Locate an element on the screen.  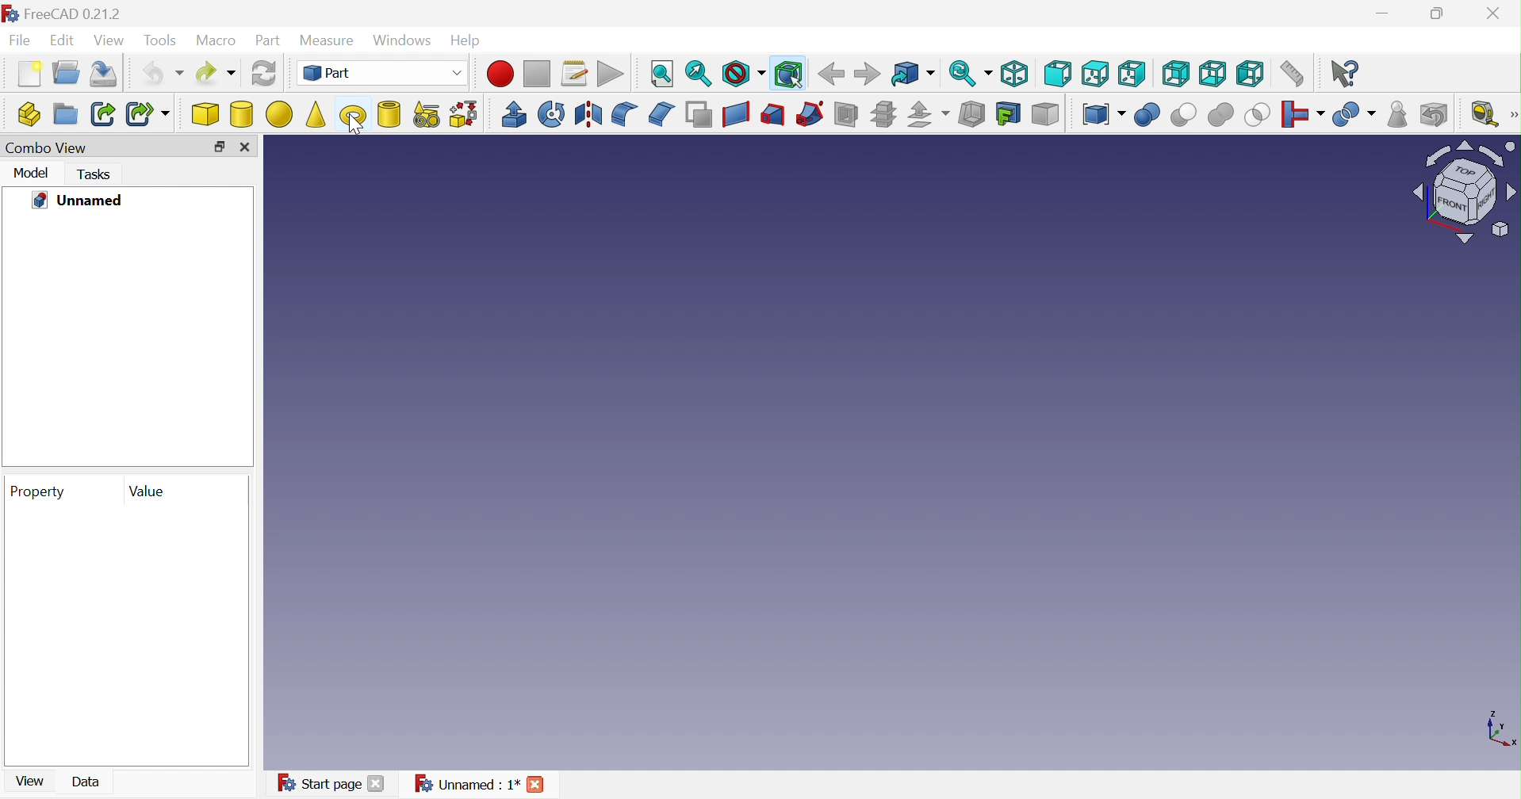
FreeCAD 0.21.2 is located at coordinates (68, 14).